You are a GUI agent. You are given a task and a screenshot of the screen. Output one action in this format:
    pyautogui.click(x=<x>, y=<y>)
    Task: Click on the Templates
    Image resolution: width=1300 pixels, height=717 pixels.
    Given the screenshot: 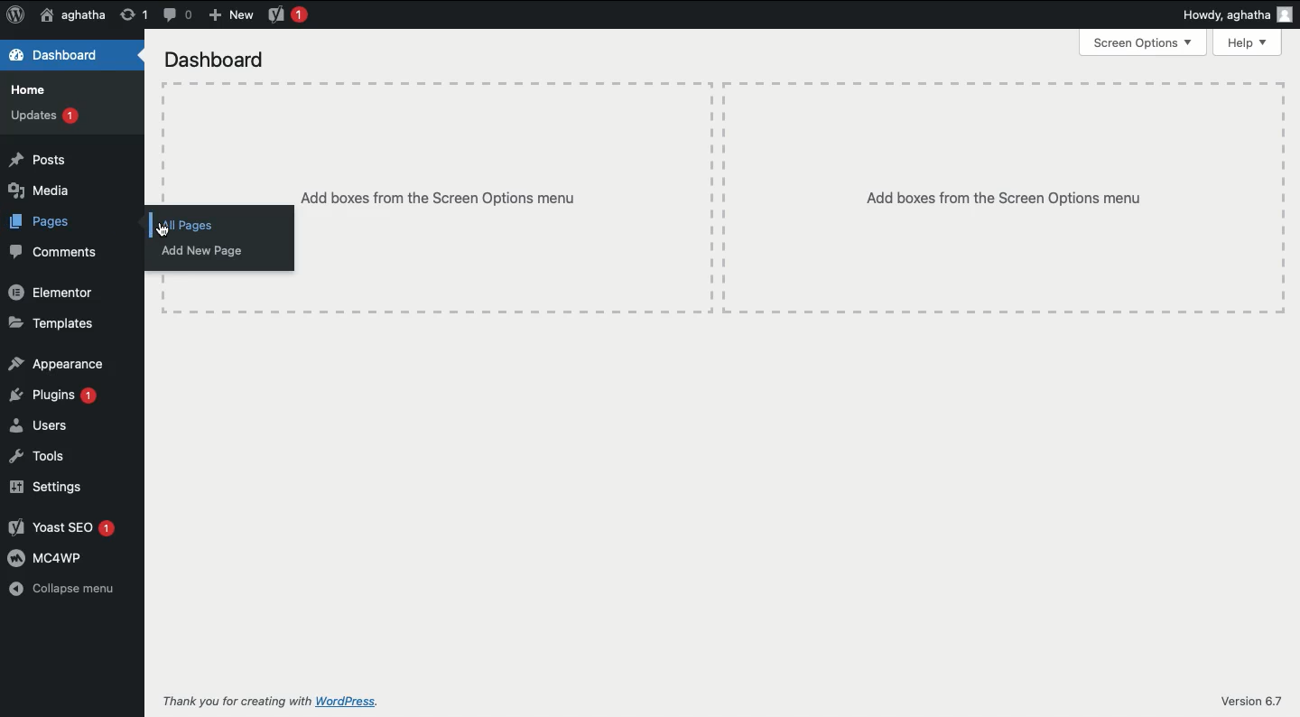 What is the action you would take?
    pyautogui.click(x=50, y=325)
    